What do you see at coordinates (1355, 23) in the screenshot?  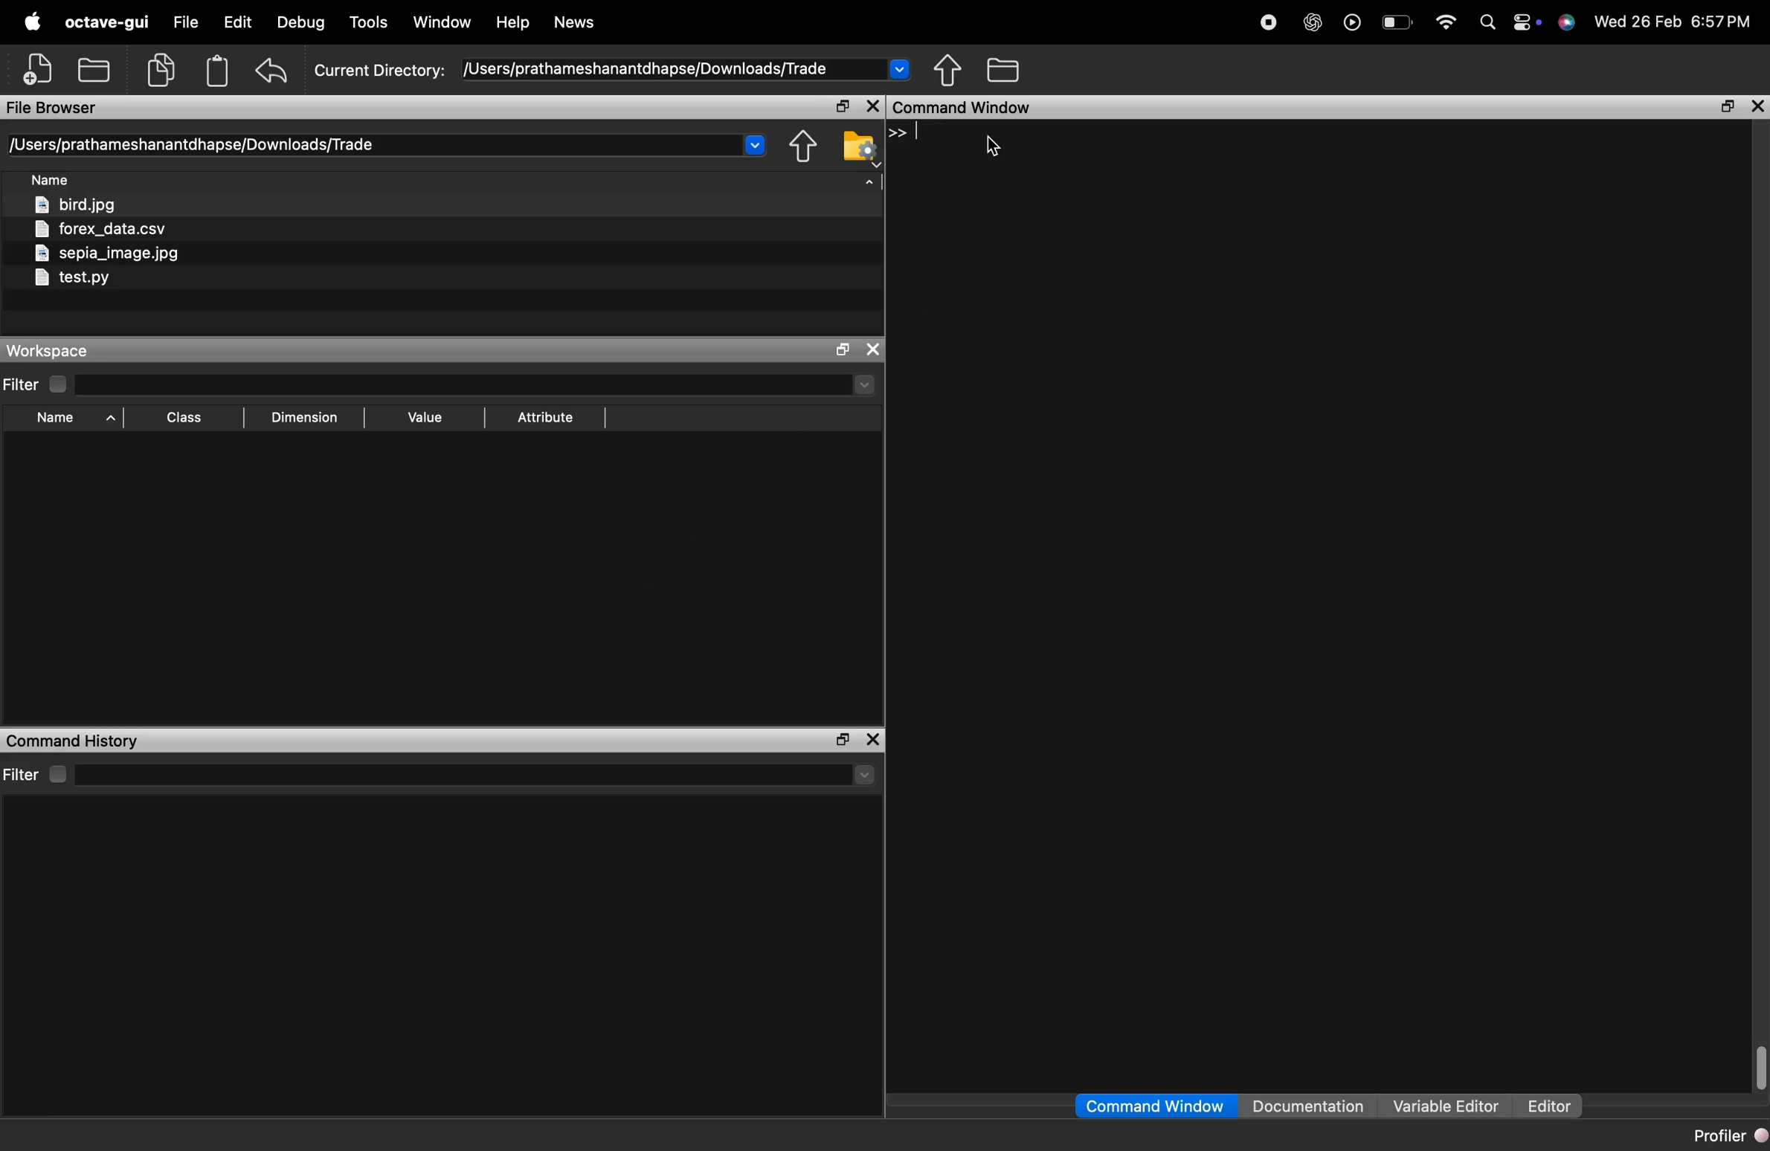 I see `play` at bounding box center [1355, 23].